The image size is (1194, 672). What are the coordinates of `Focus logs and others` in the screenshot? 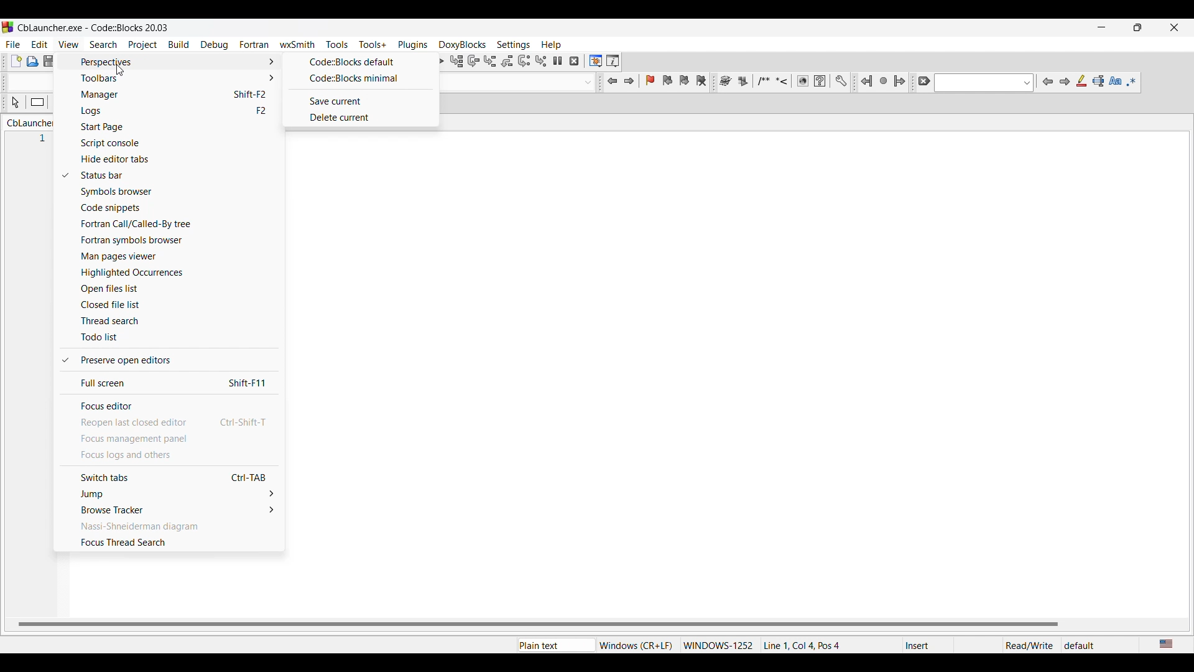 It's located at (170, 455).